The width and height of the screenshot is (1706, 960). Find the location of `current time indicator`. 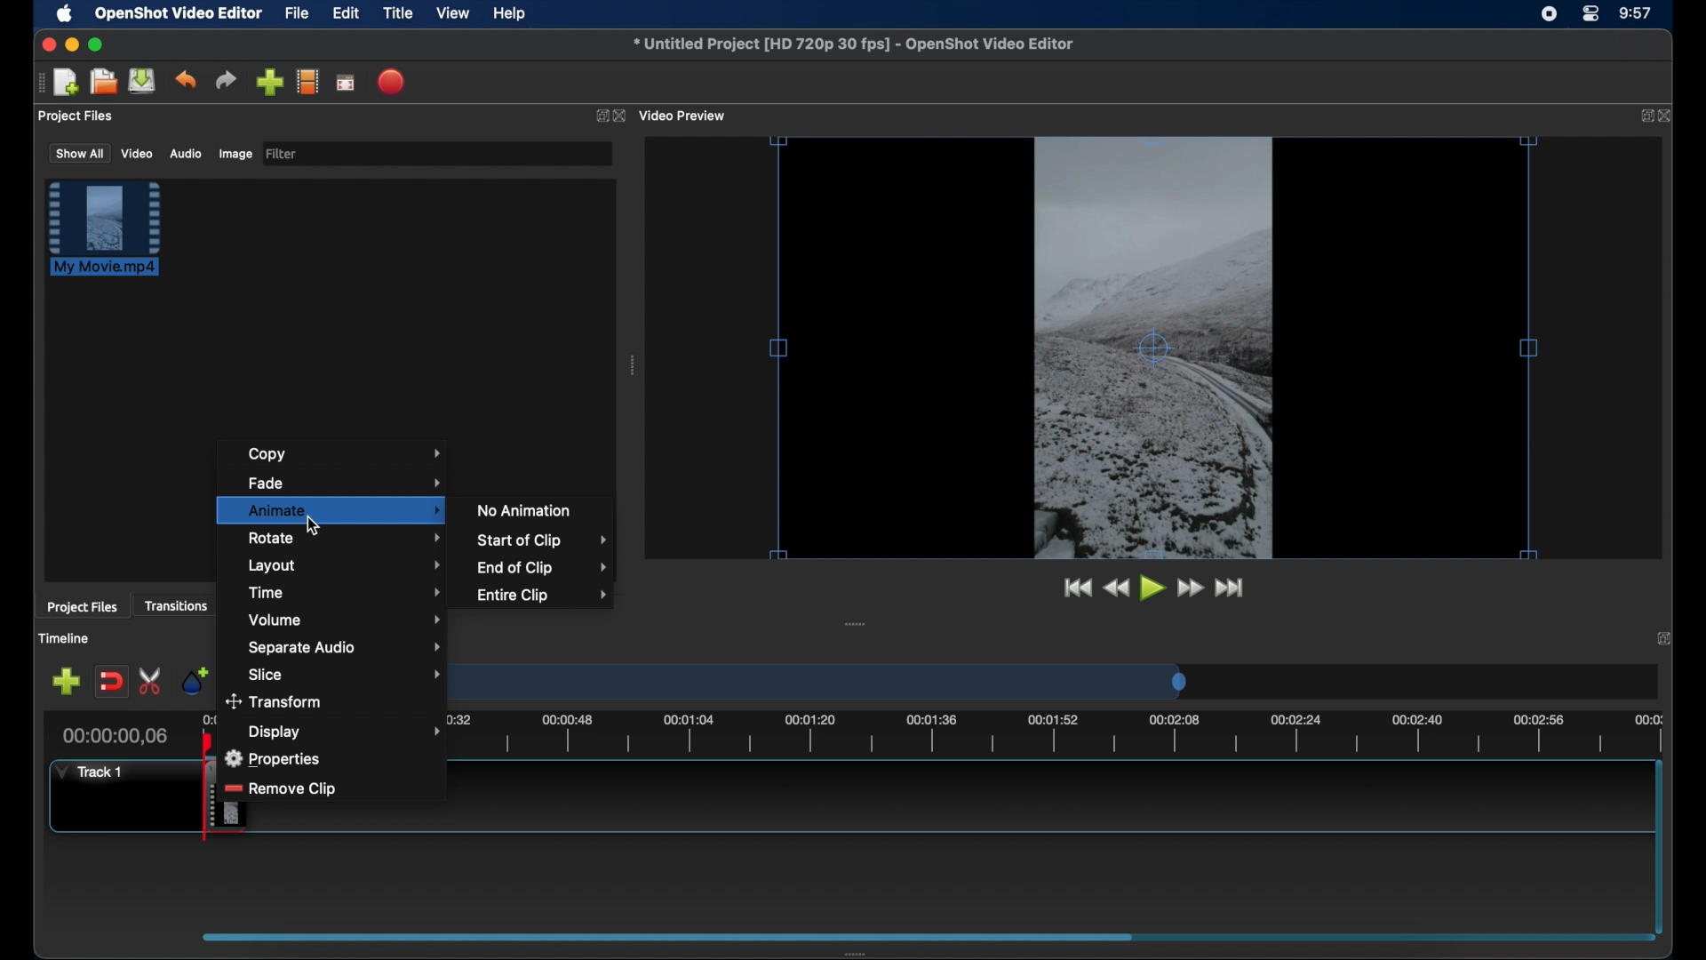

current time indicator is located at coordinates (116, 736).